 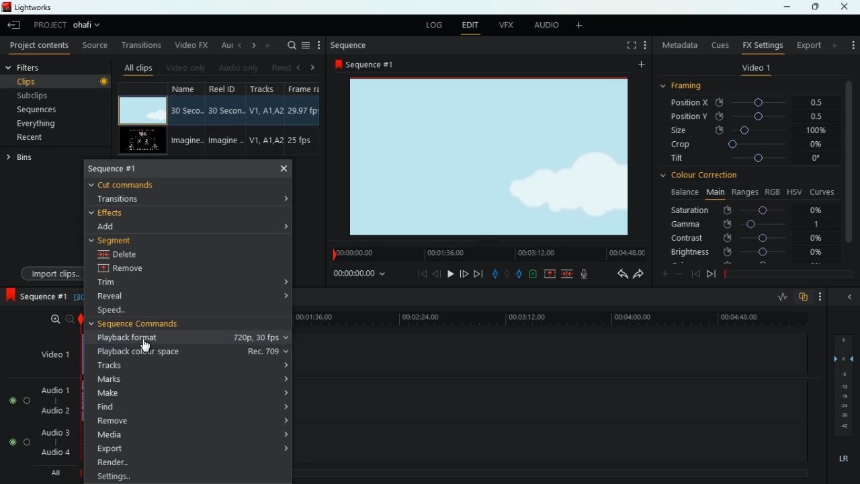 I want to click on gamma, so click(x=755, y=225).